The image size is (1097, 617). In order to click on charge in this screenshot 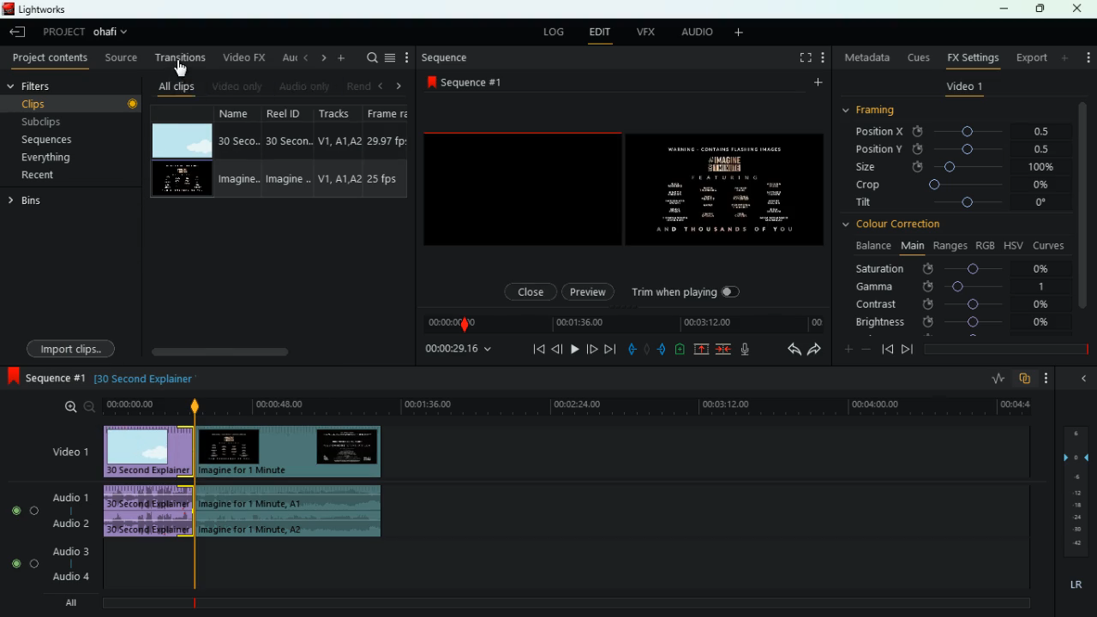, I will do `click(680, 350)`.